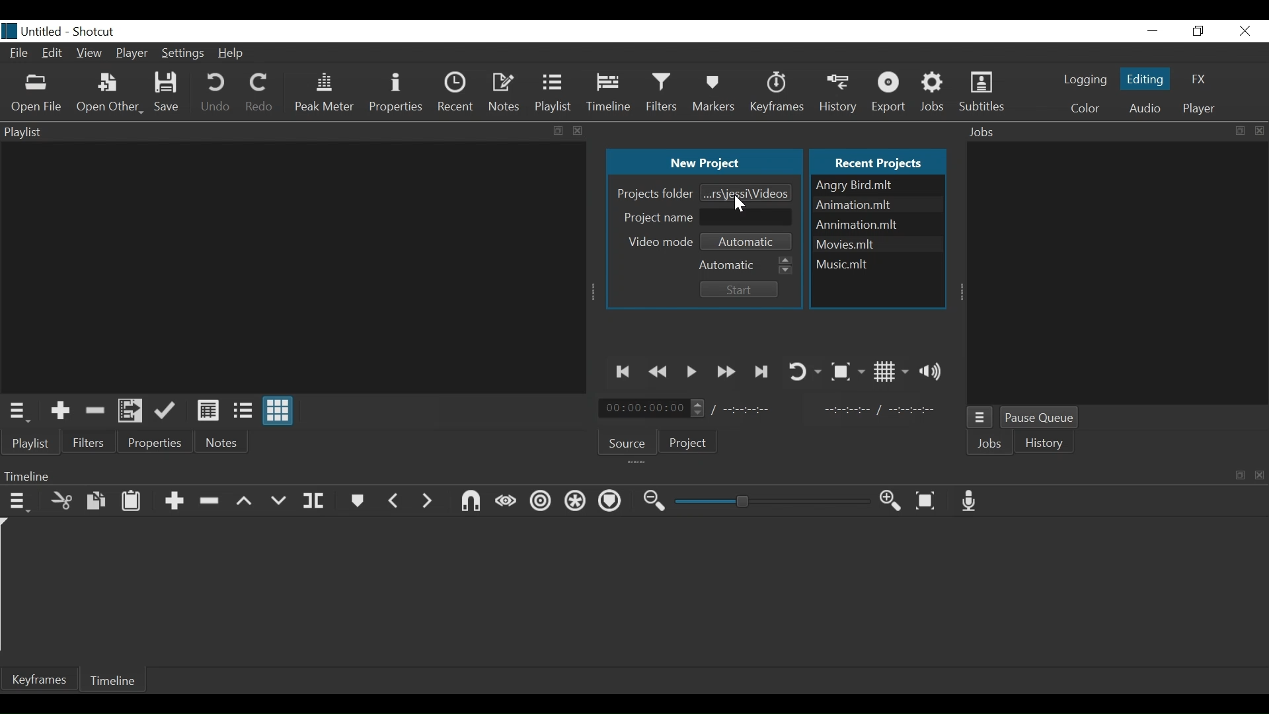 Image resolution: width=1269 pixels, height=714 pixels. I want to click on Zoom Slider, so click(772, 502).